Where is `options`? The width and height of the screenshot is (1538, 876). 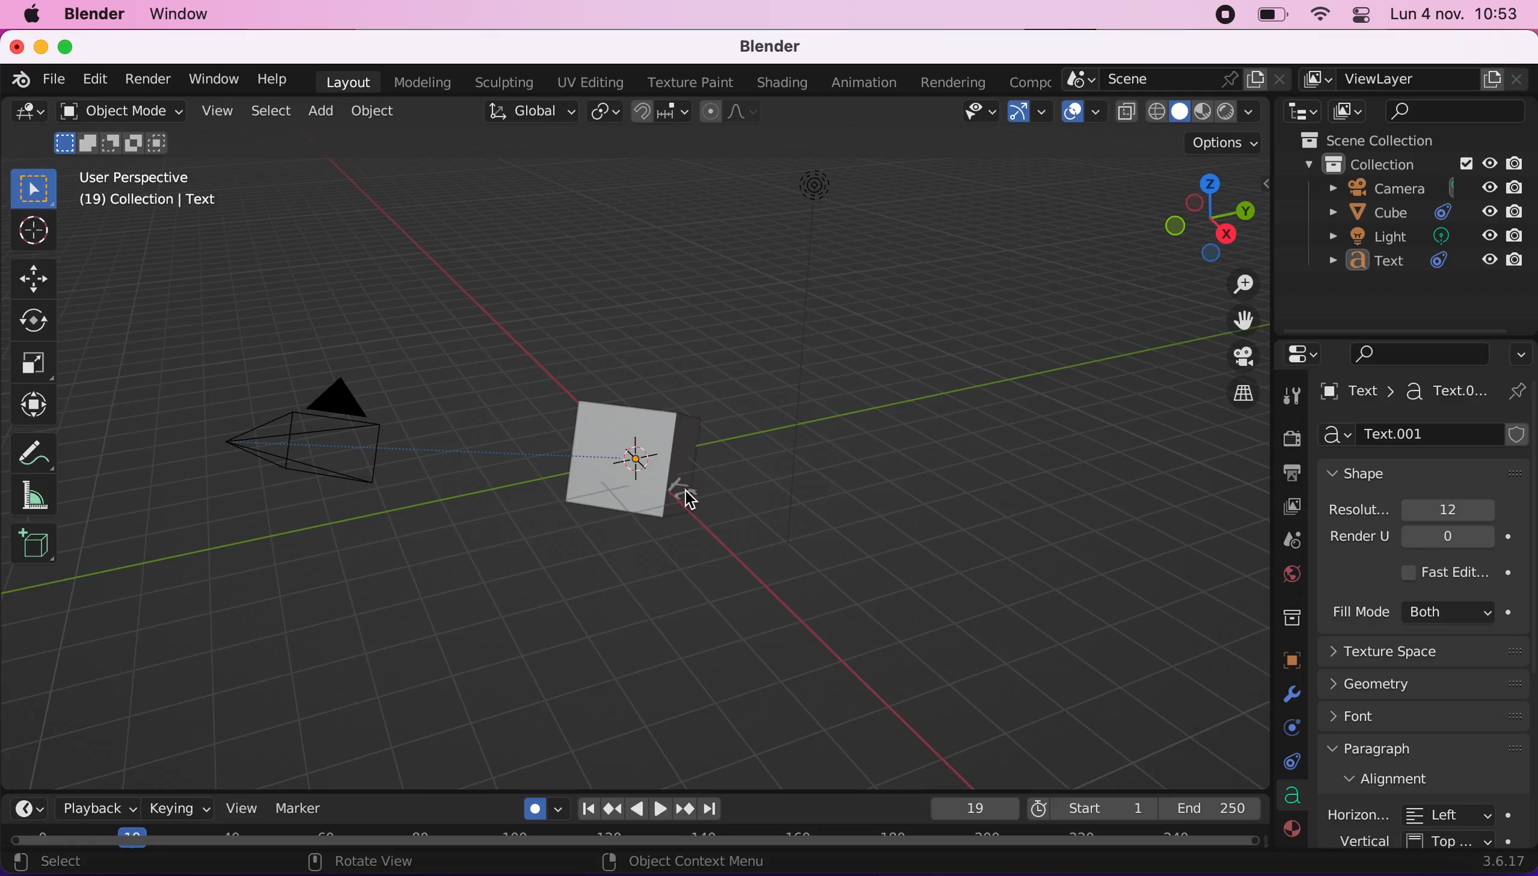 options is located at coordinates (1221, 141).